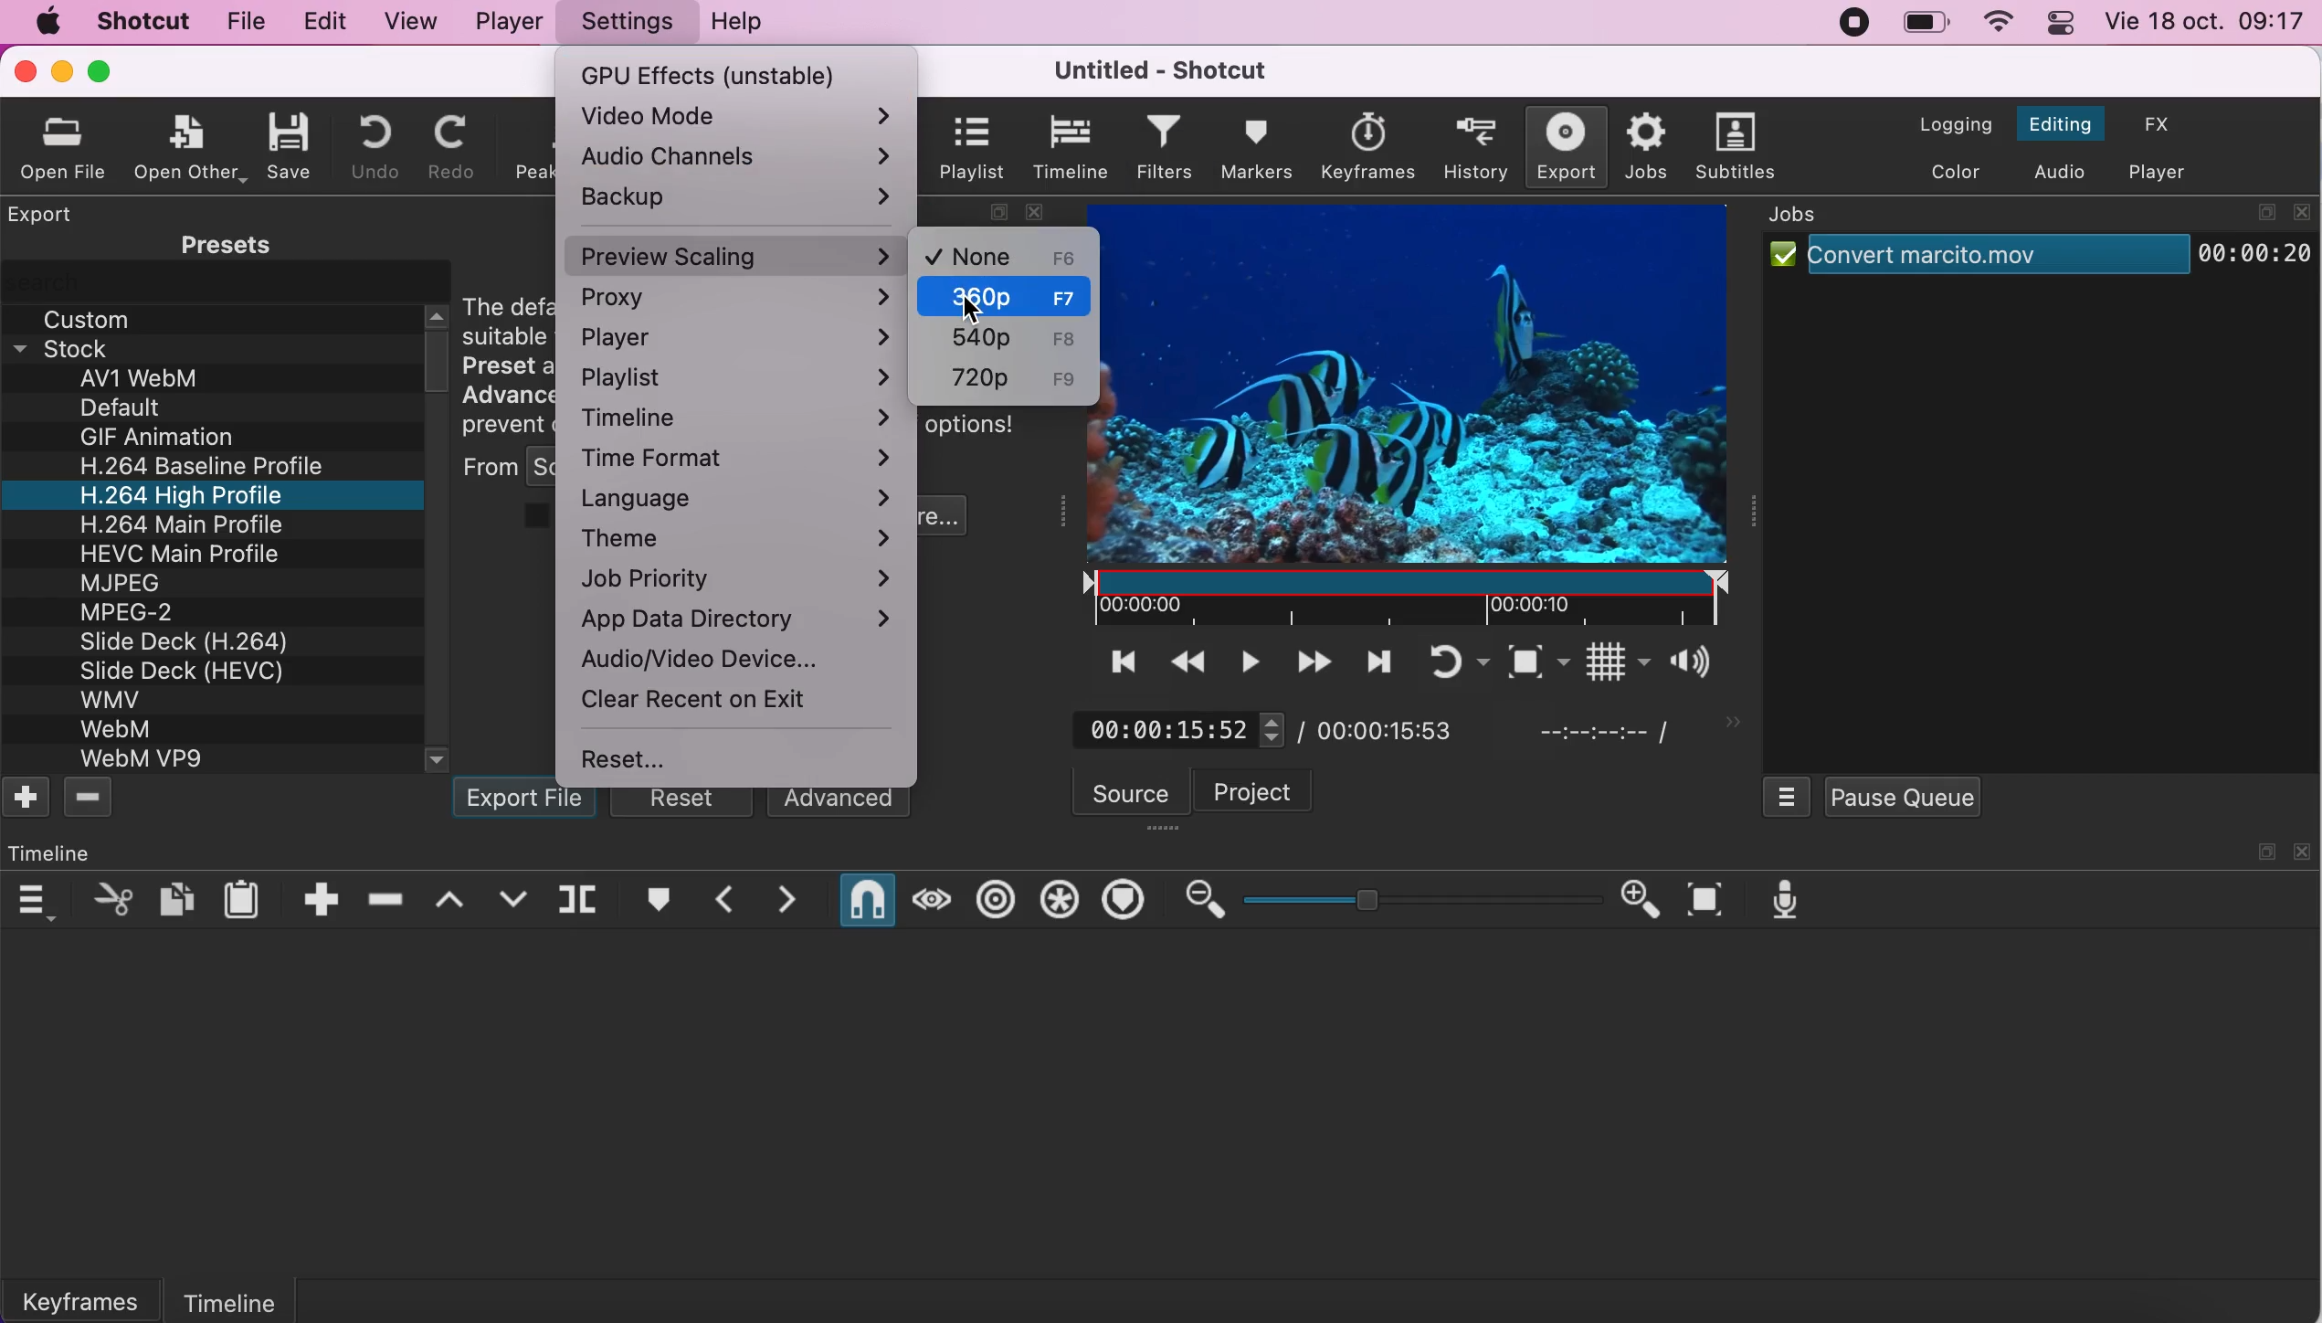 The height and width of the screenshot is (1323, 2322). I want to click on Default, so click(128, 407).